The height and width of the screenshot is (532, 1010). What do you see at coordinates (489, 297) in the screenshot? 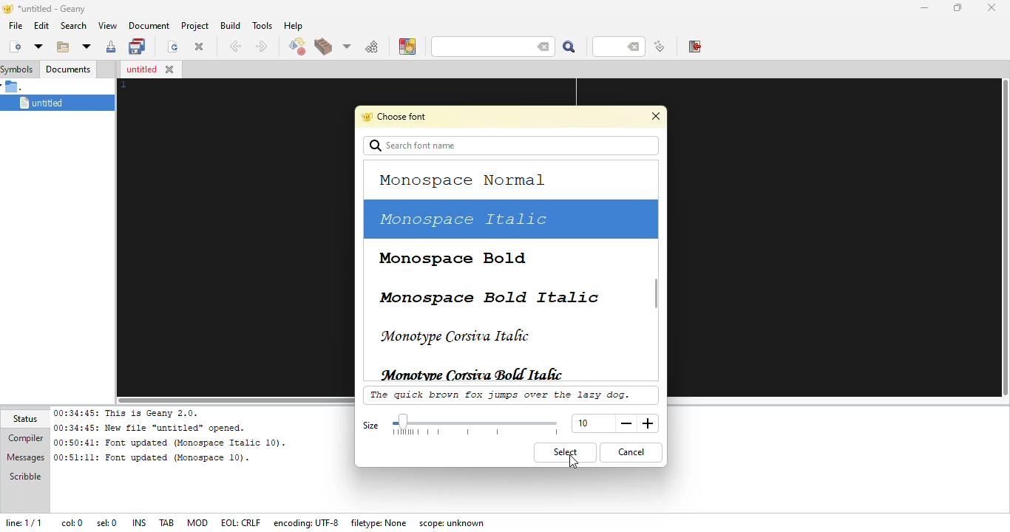
I see `monospace bold italic` at bounding box center [489, 297].